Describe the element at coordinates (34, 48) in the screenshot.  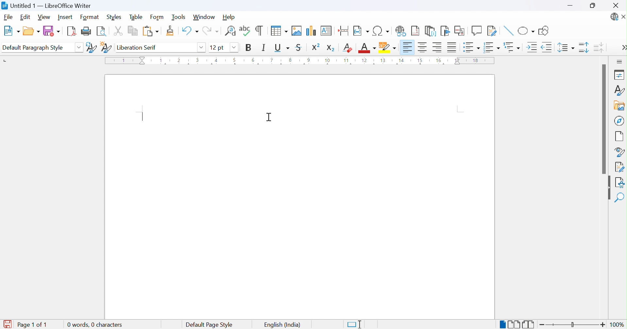
I see `Default paragraph style` at that location.